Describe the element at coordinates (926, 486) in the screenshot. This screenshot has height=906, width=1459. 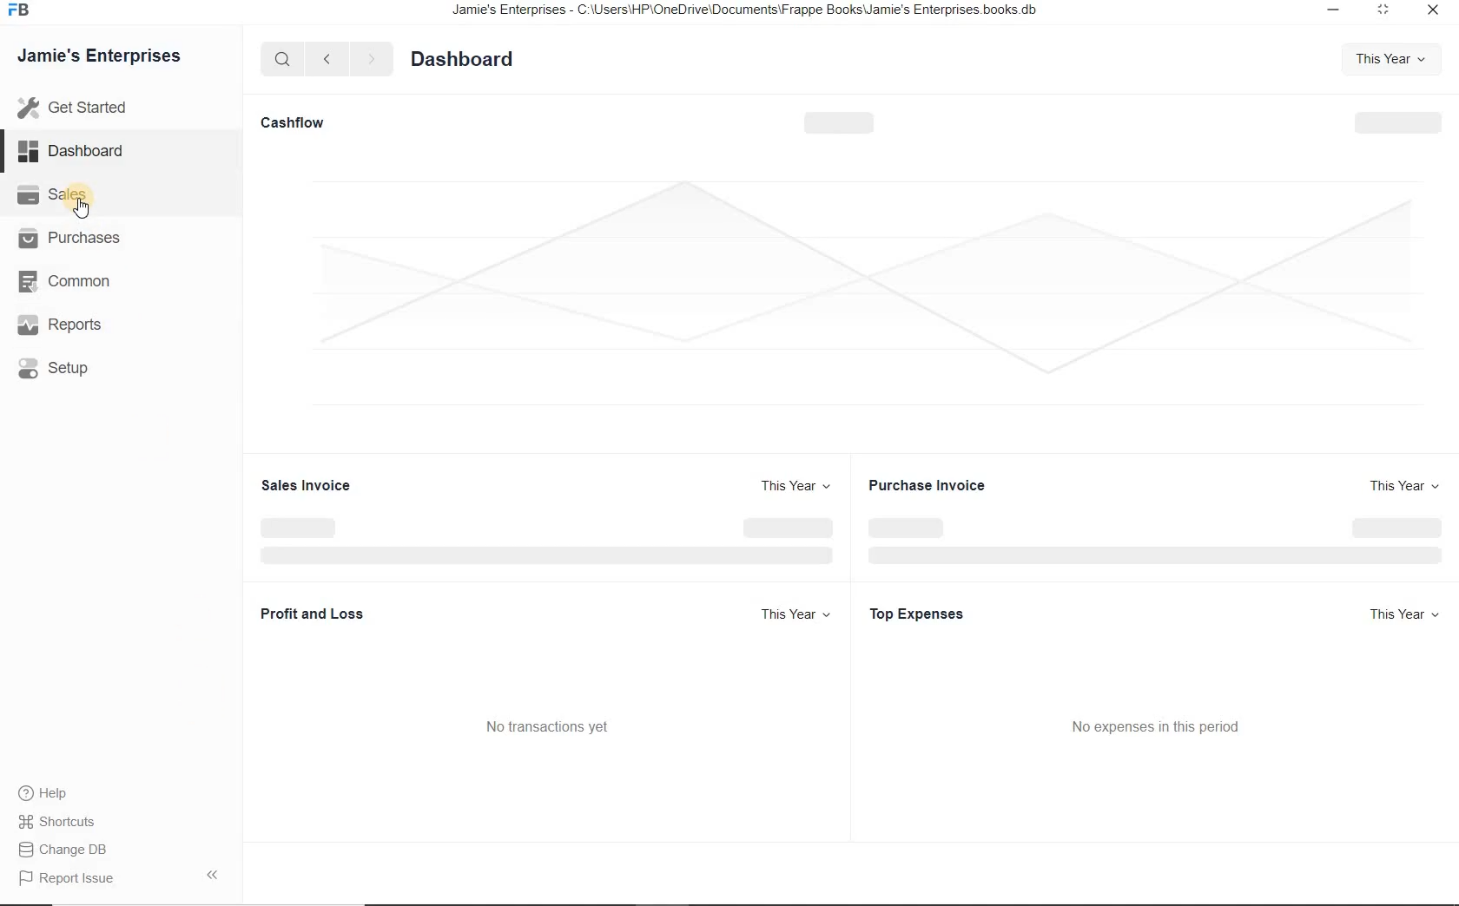
I see `Purchase Invoice` at that location.